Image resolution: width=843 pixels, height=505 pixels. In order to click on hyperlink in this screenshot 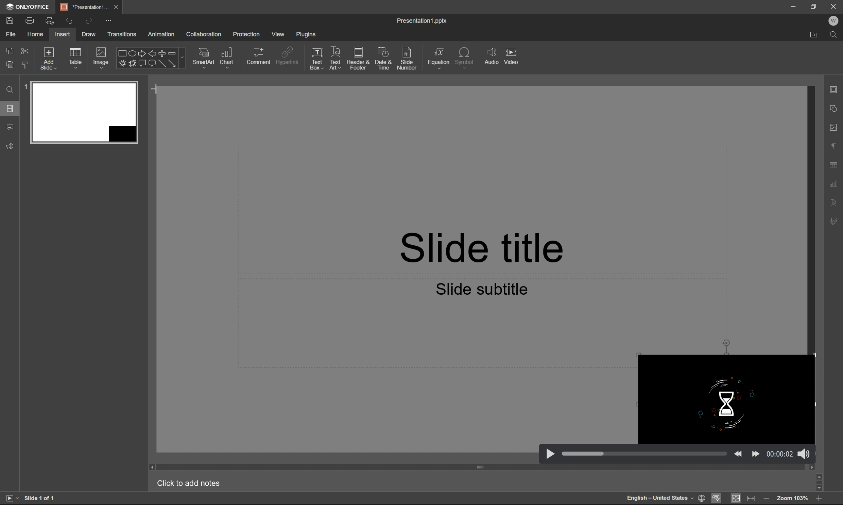, I will do `click(290, 55)`.